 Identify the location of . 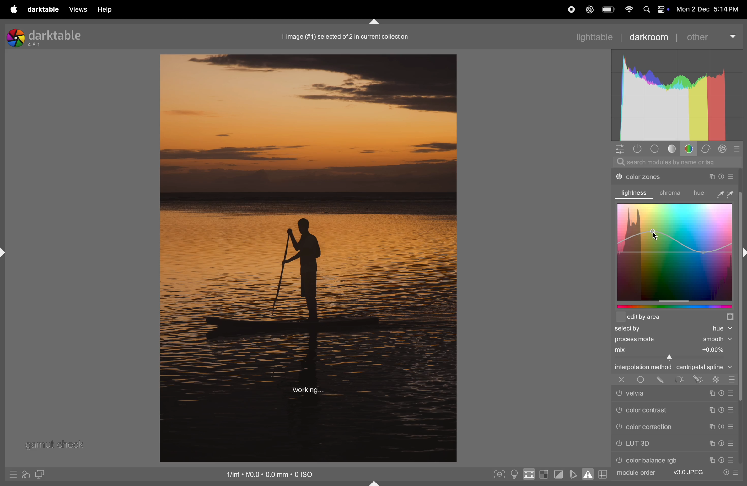
(699, 379).